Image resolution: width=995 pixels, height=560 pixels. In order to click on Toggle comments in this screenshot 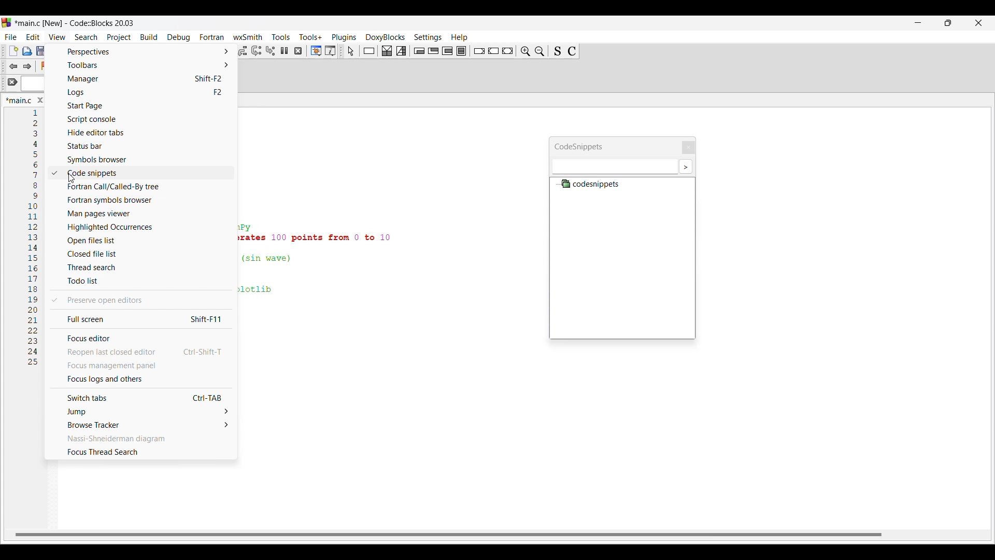, I will do `click(572, 51)`.